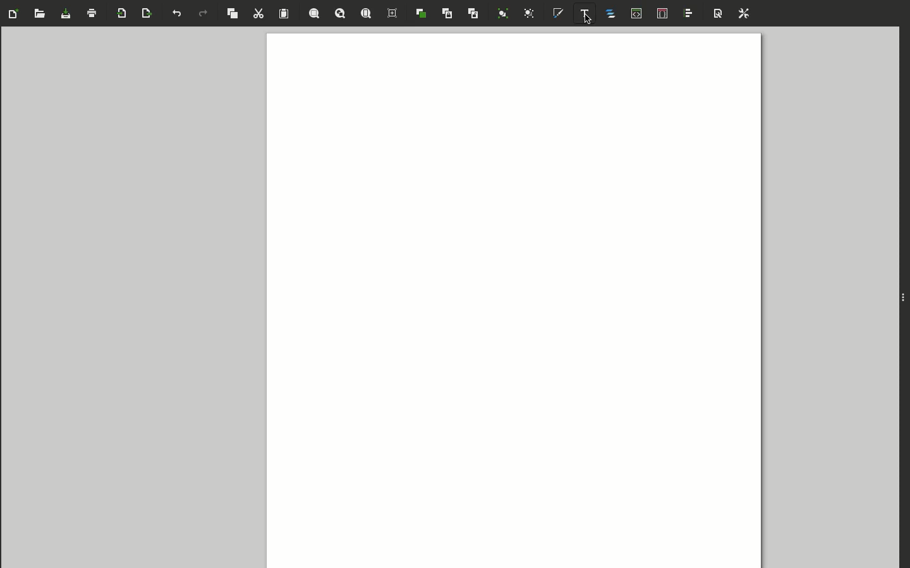 The image size is (910, 568). What do you see at coordinates (315, 15) in the screenshot?
I see `Zoom selection` at bounding box center [315, 15].